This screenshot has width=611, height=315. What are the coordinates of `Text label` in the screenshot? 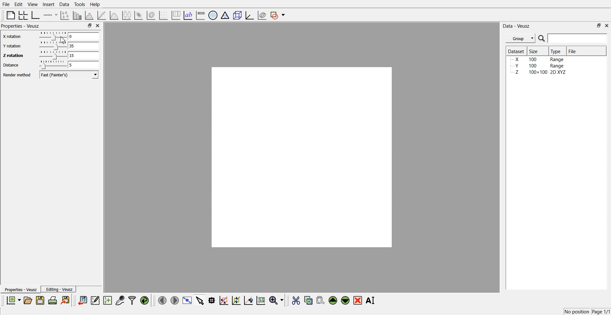 It's located at (188, 15).